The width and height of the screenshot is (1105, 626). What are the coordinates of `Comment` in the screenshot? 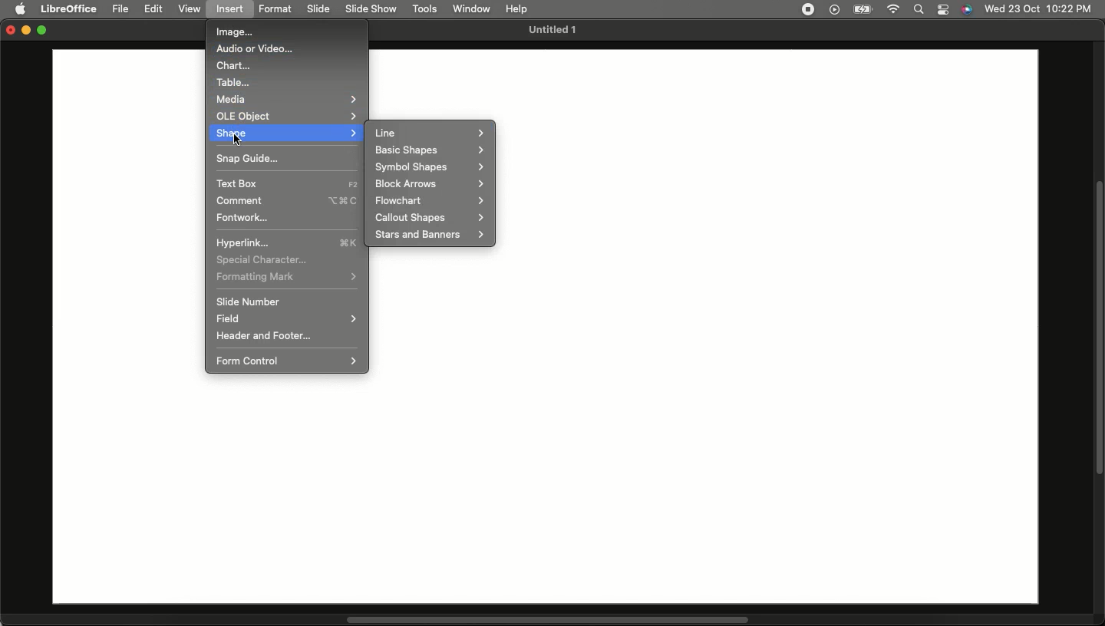 It's located at (289, 200).